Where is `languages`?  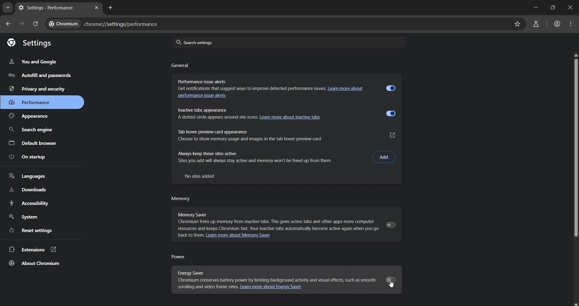 languages is located at coordinates (27, 176).